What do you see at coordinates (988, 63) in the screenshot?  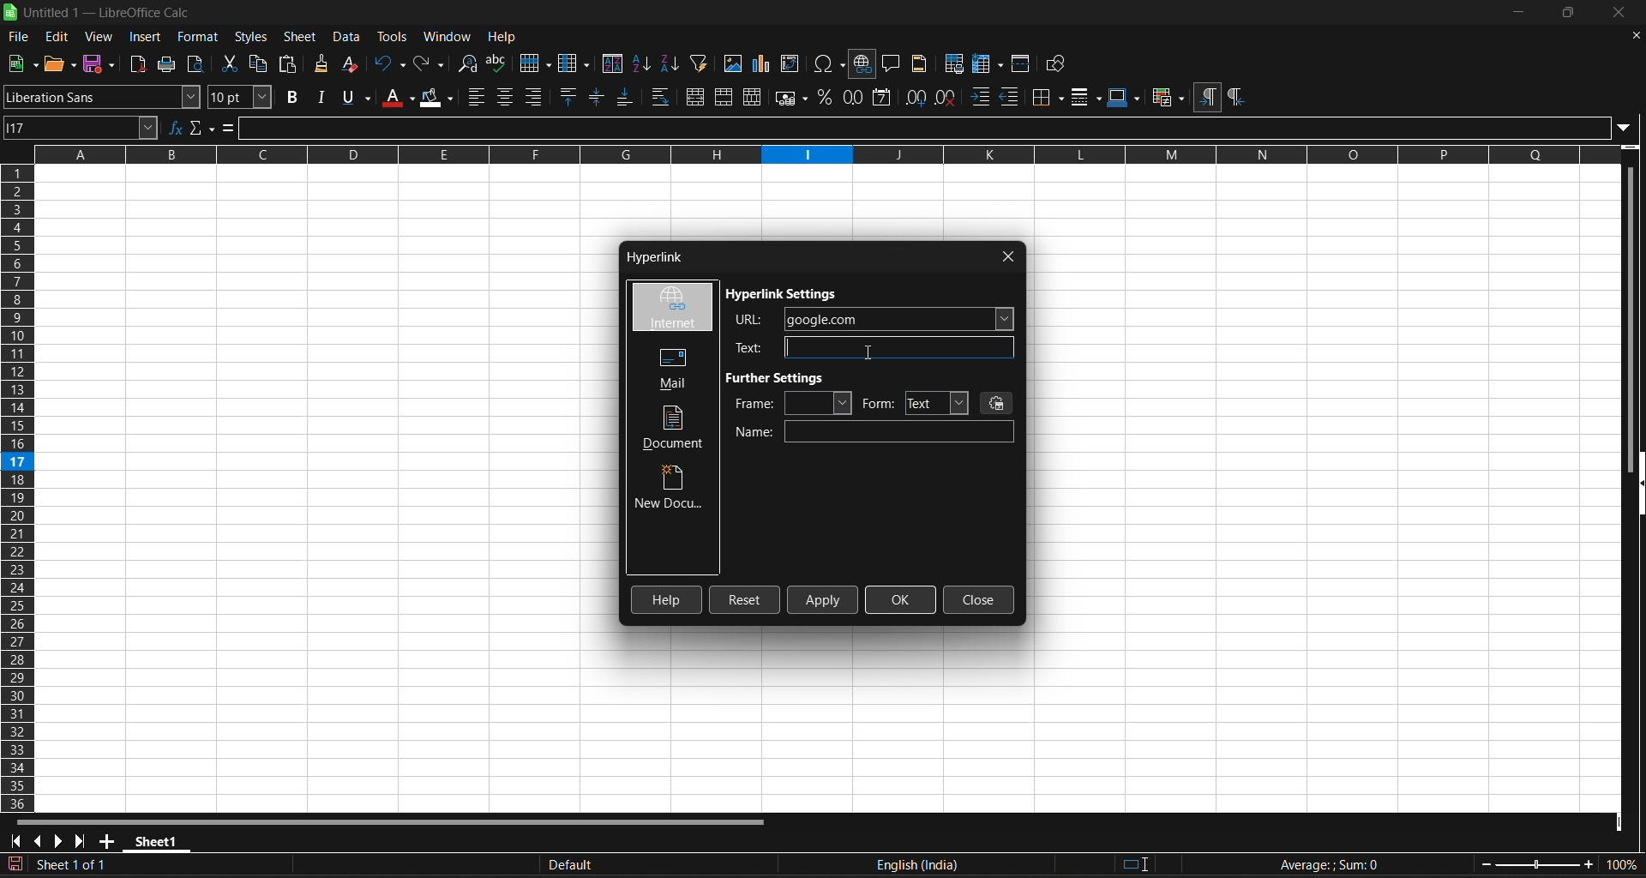 I see `freeze row and column` at bounding box center [988, 63].